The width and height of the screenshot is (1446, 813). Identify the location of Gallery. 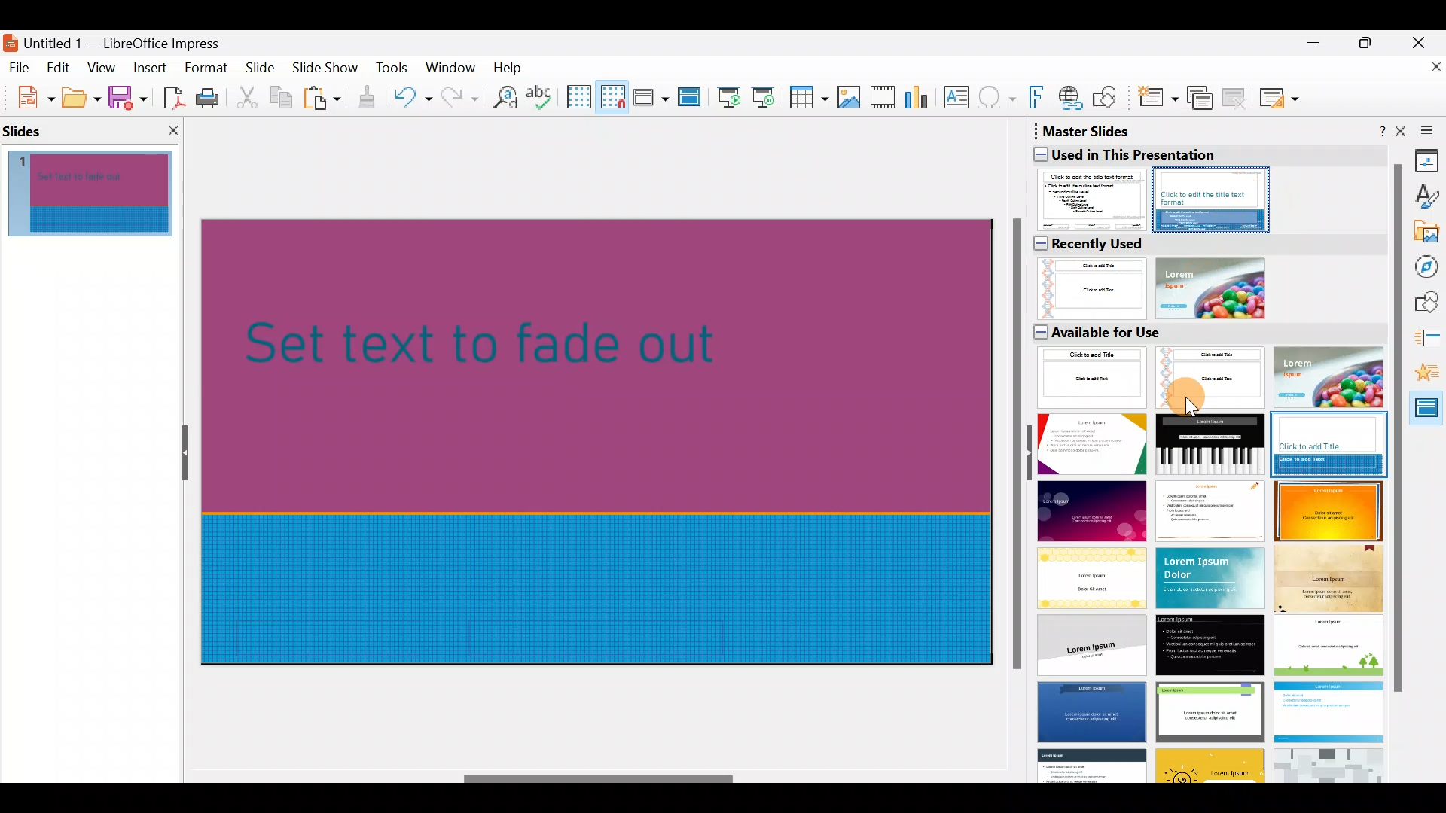
(1428, 234).